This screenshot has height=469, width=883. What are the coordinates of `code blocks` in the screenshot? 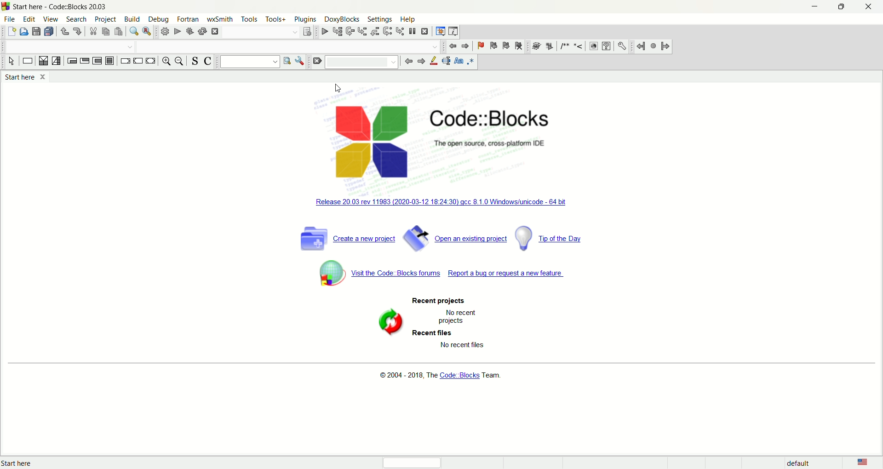 It's located at (459, 375).